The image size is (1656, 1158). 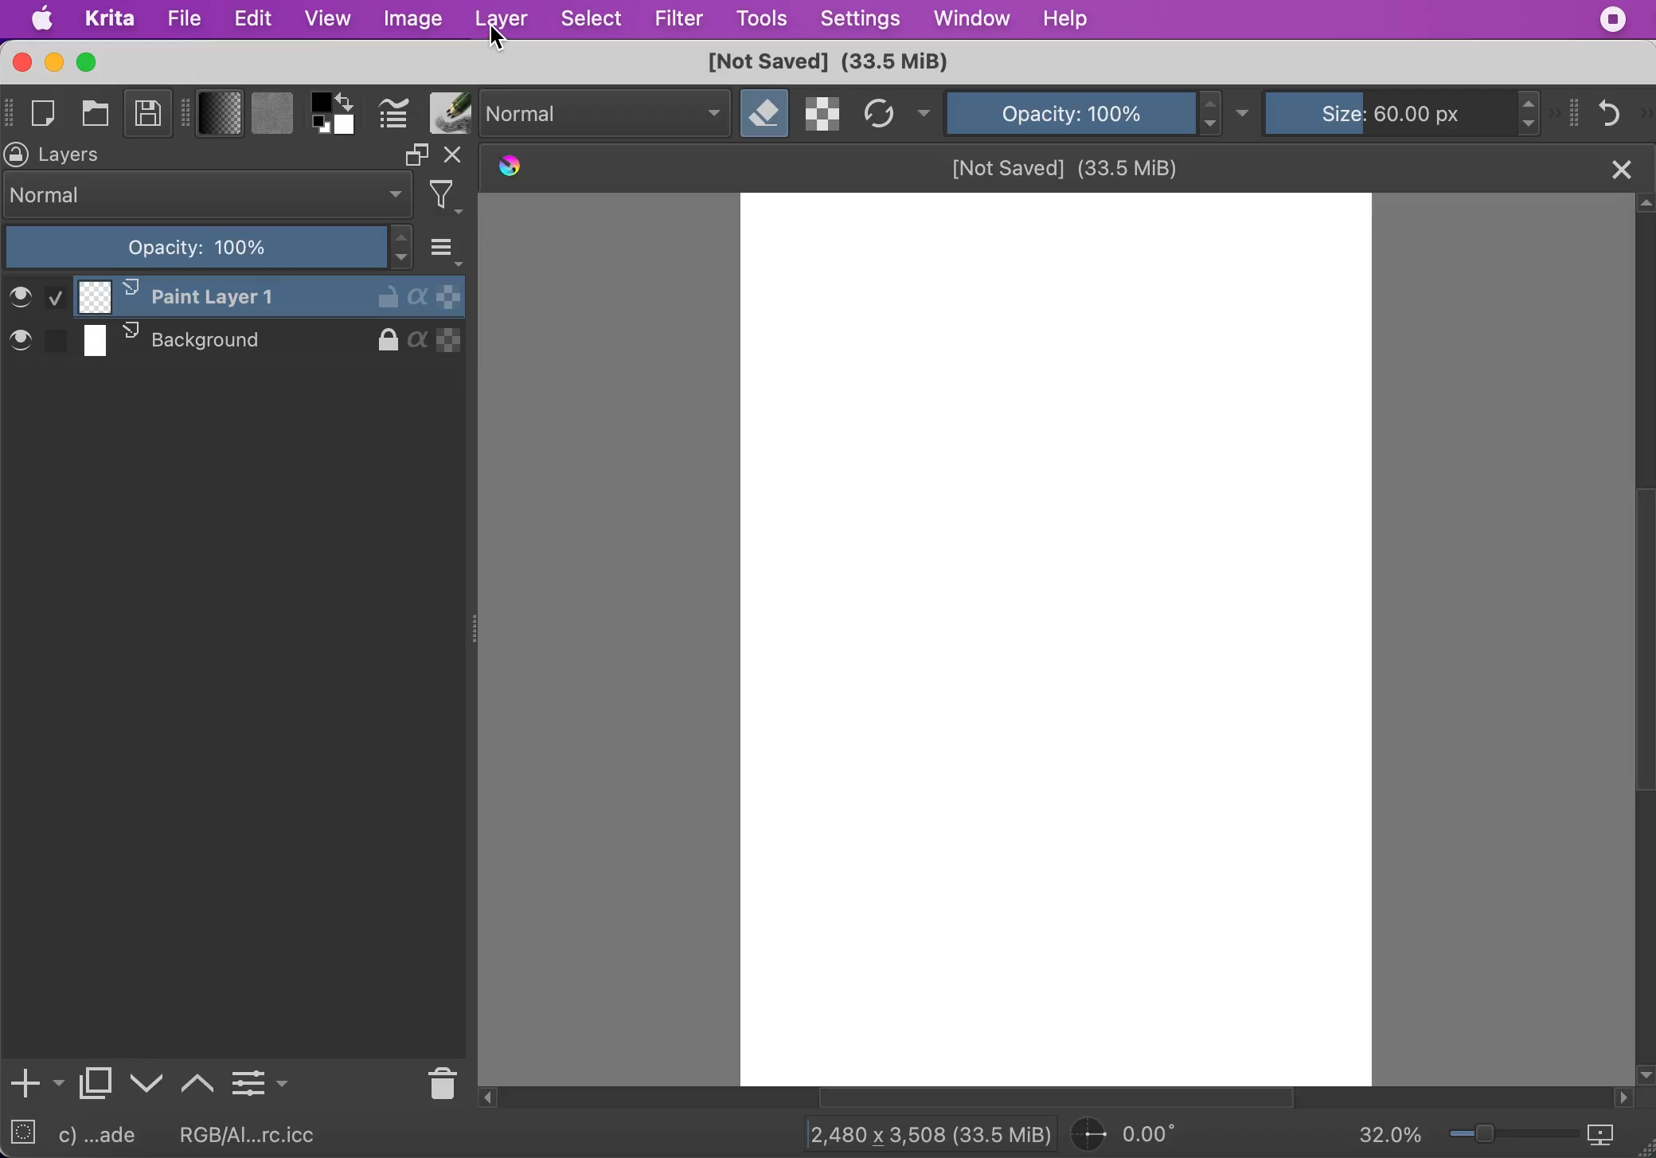 I want to click on move layer or mask up, so click(x=199, y=1081).